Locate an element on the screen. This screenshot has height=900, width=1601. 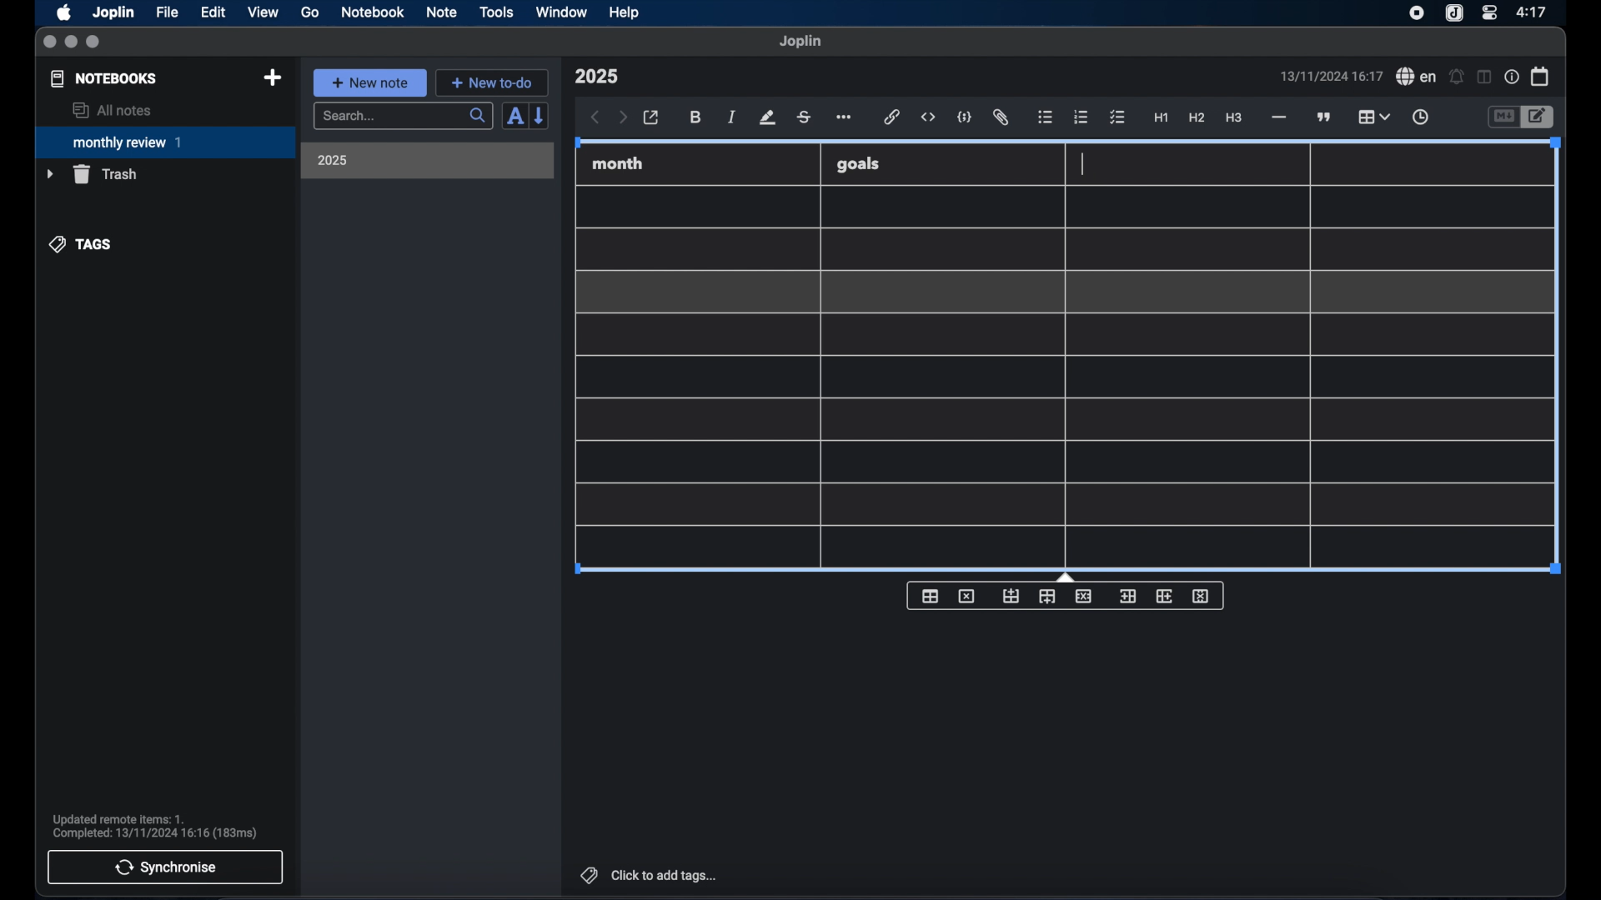
apple icon is located at coordinates (63, 12).